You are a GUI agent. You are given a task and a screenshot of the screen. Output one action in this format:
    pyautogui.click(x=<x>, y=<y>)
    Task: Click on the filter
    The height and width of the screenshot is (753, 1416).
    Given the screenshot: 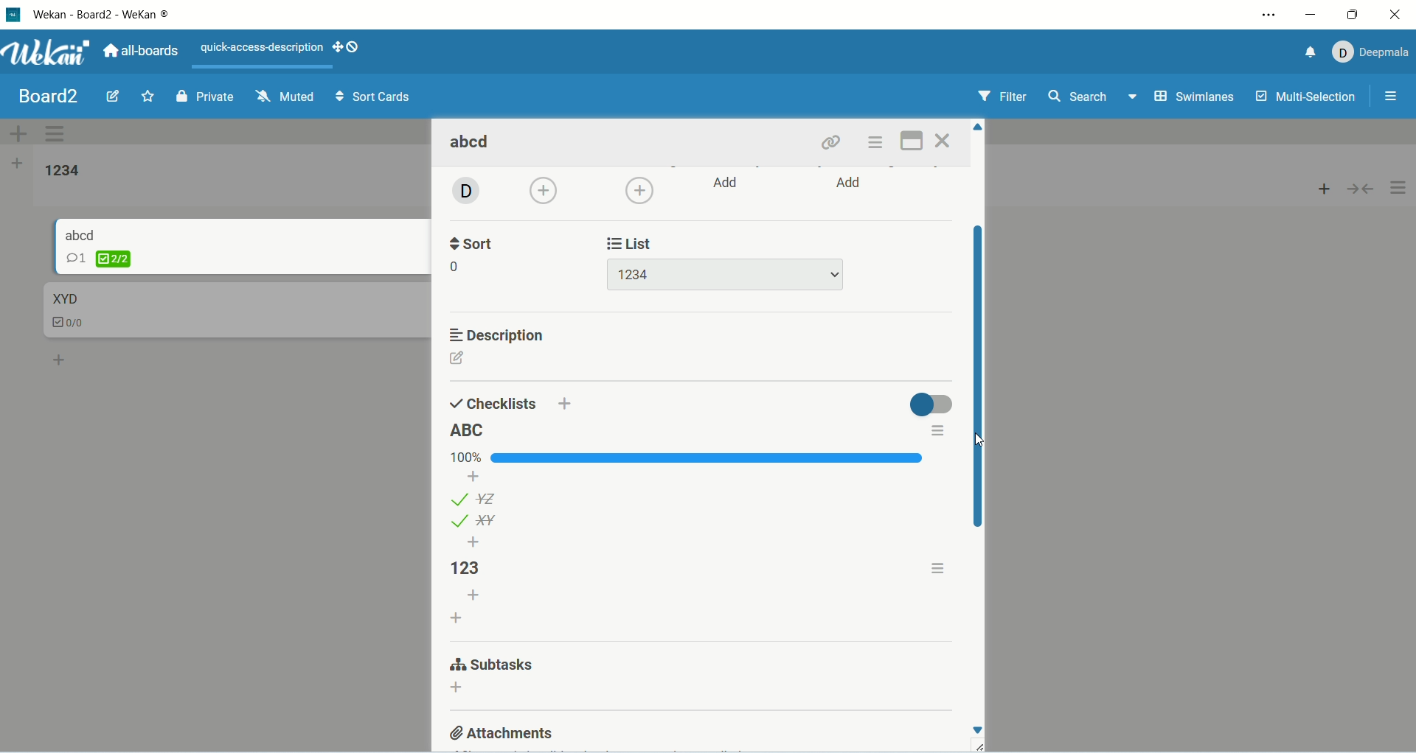 What is the action you would take?
    pyautogui.click(x=1002, y=97)
    